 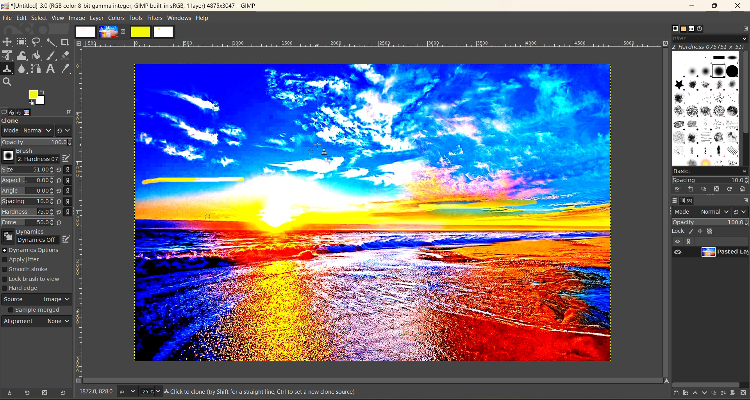 What do you see at coordinates (164, 32) in the screenshot?
I see `white` at bounding box center [164, 32].